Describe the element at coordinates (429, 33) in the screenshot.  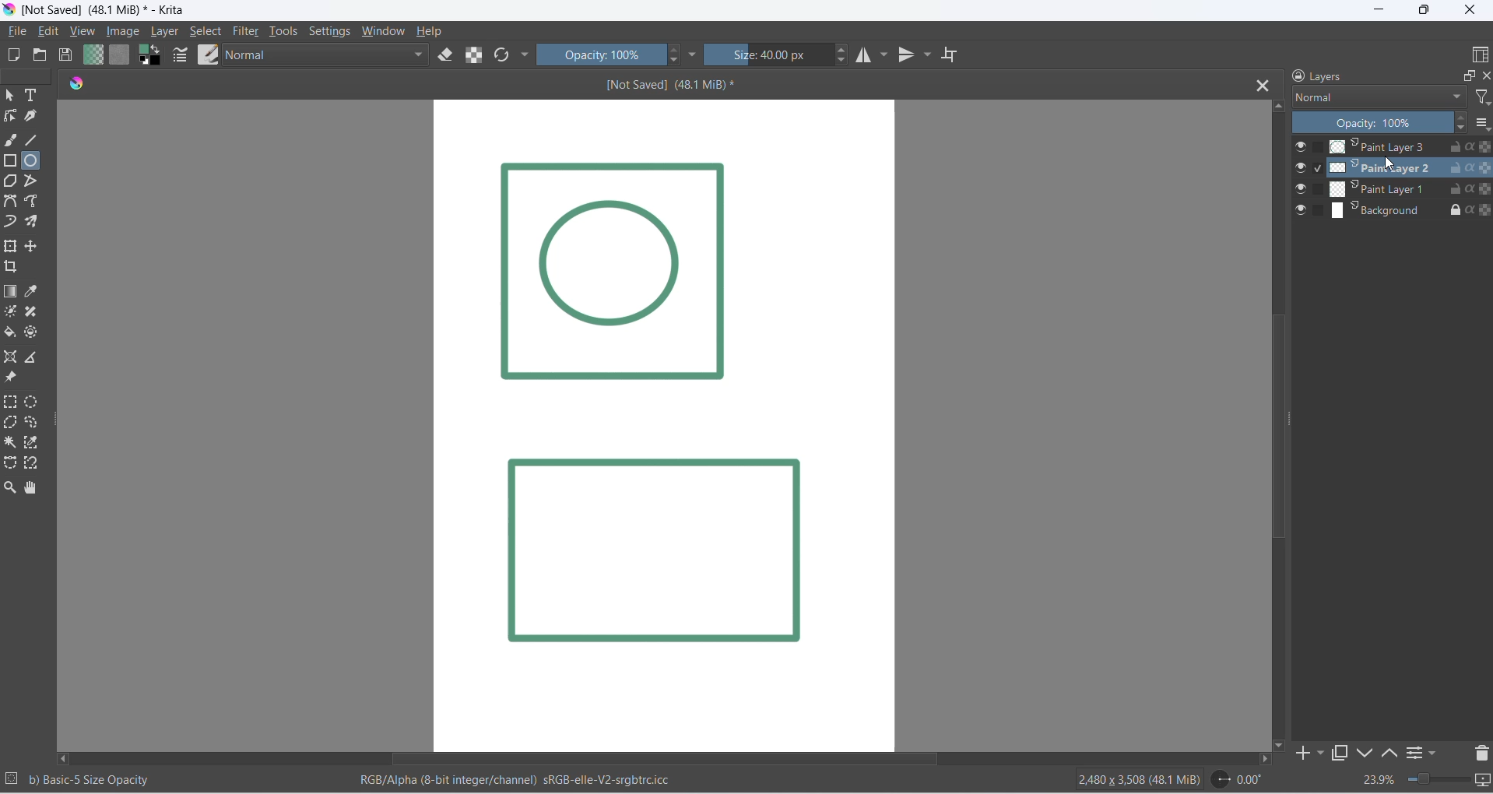
I see `help` at that location.